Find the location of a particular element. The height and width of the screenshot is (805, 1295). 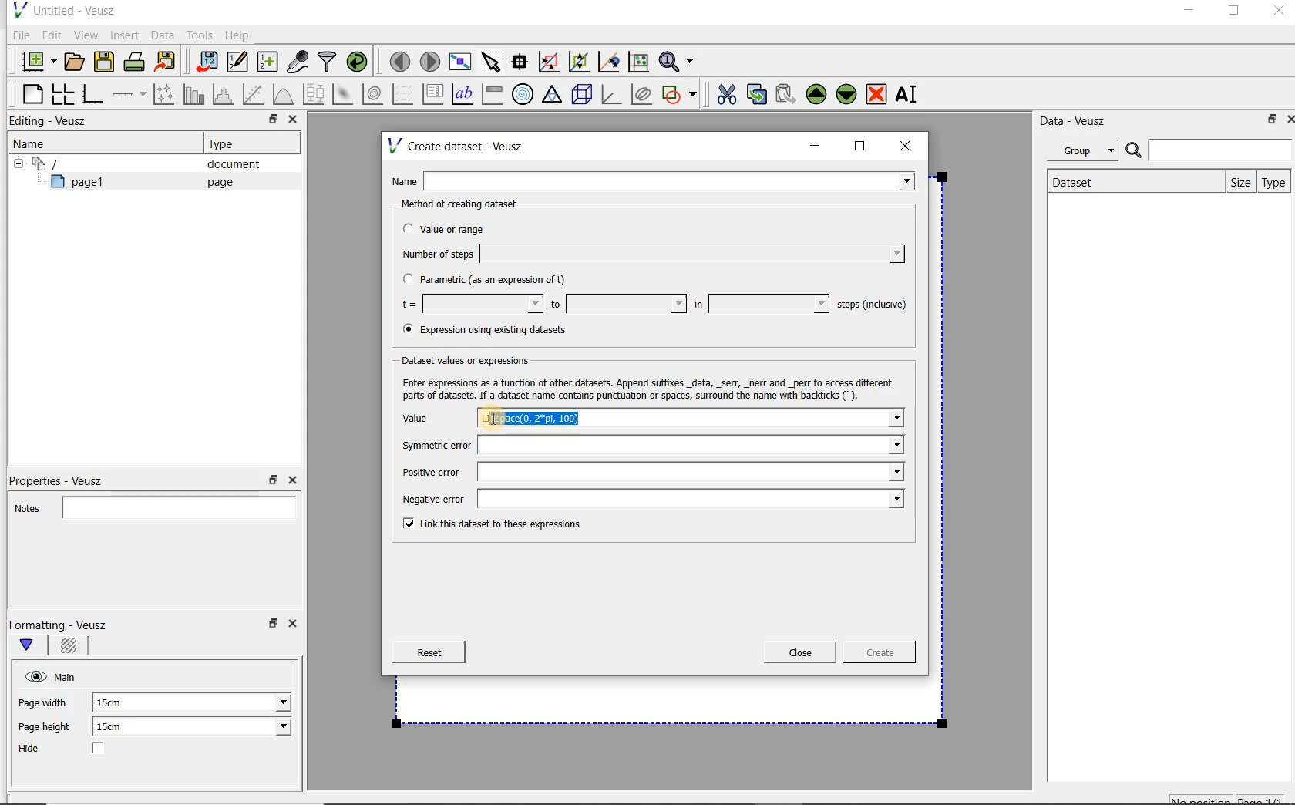

click to reset graph axes is located at coordinates (638, 61).